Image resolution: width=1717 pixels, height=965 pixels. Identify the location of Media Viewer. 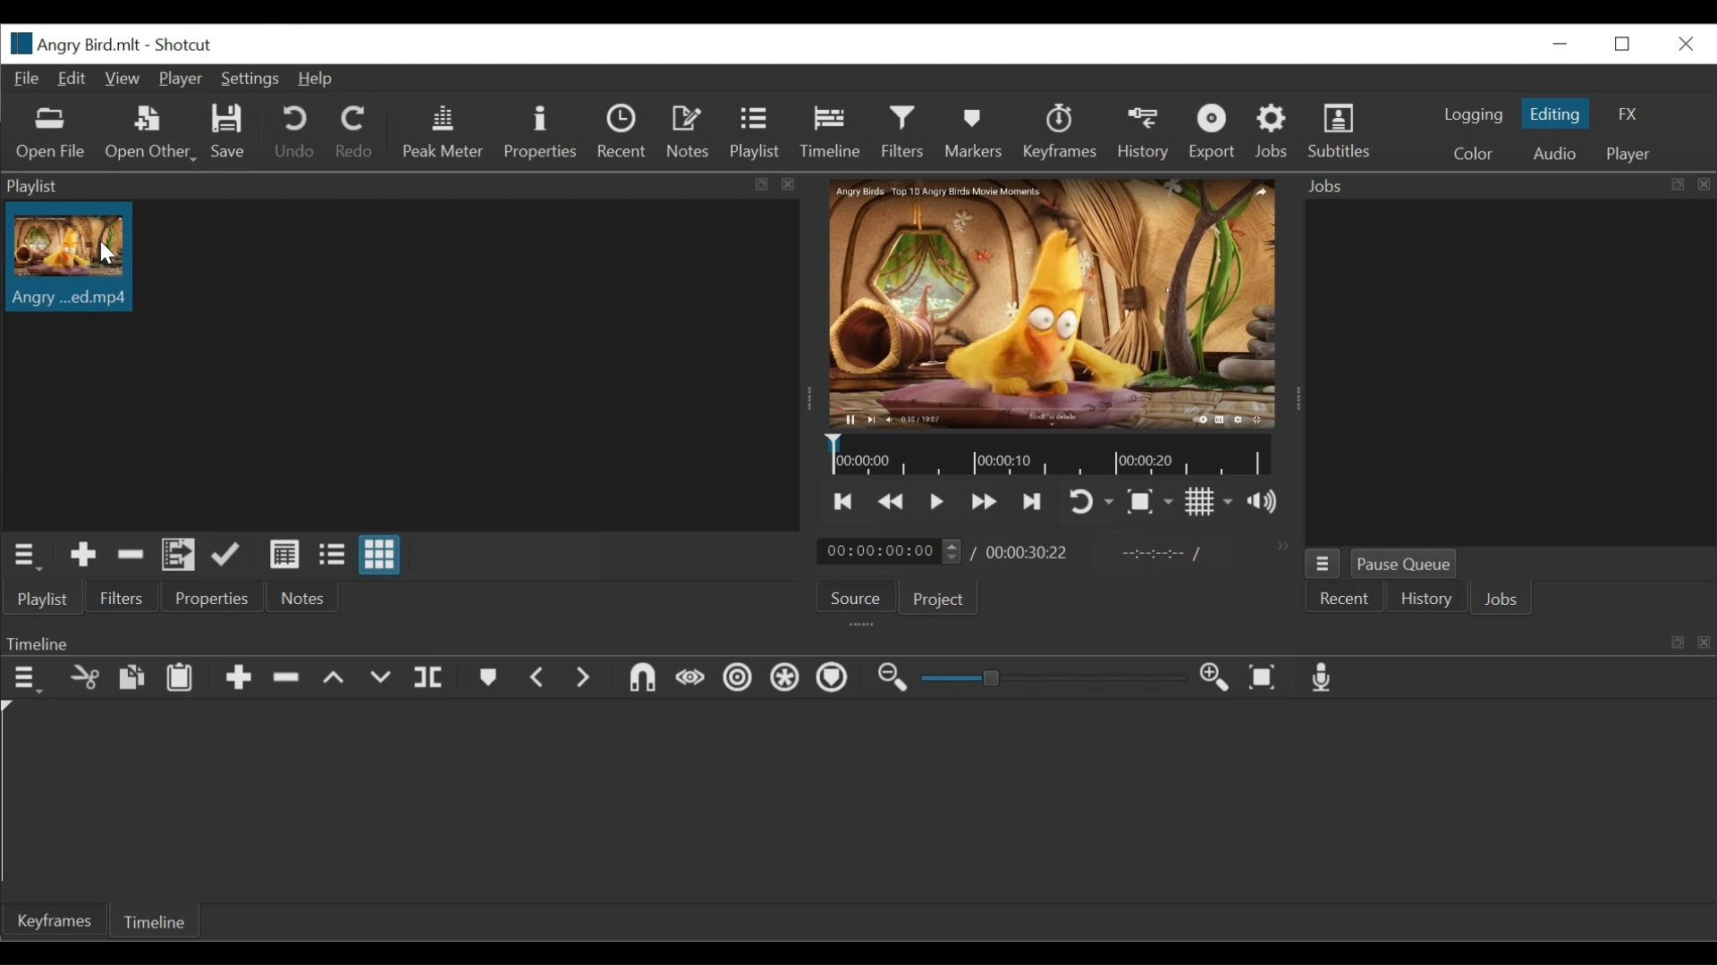
(1053, 305).